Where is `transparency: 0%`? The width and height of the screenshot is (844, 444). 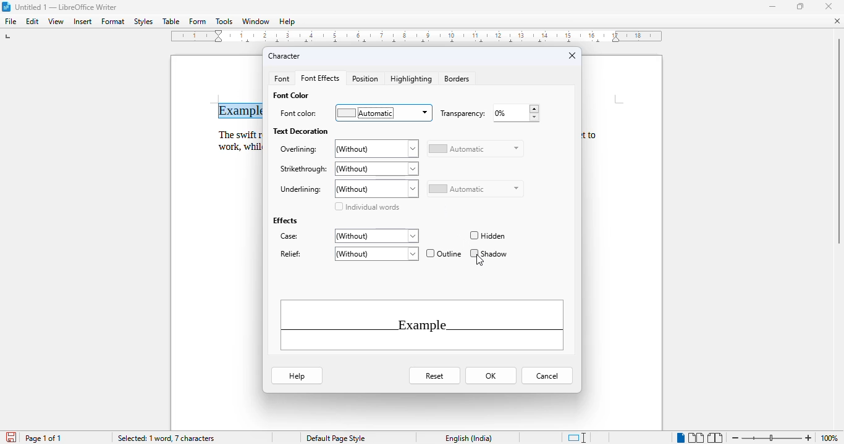 transparency: 0% is located at coordinates (488, 113).